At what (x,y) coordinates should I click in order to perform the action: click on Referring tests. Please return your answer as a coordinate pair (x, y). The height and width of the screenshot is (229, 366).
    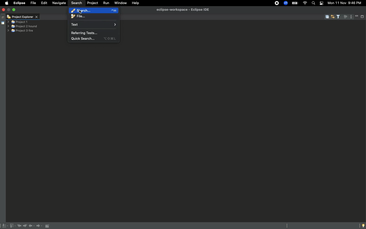
    Looking at the image, I should click on (85, 33).